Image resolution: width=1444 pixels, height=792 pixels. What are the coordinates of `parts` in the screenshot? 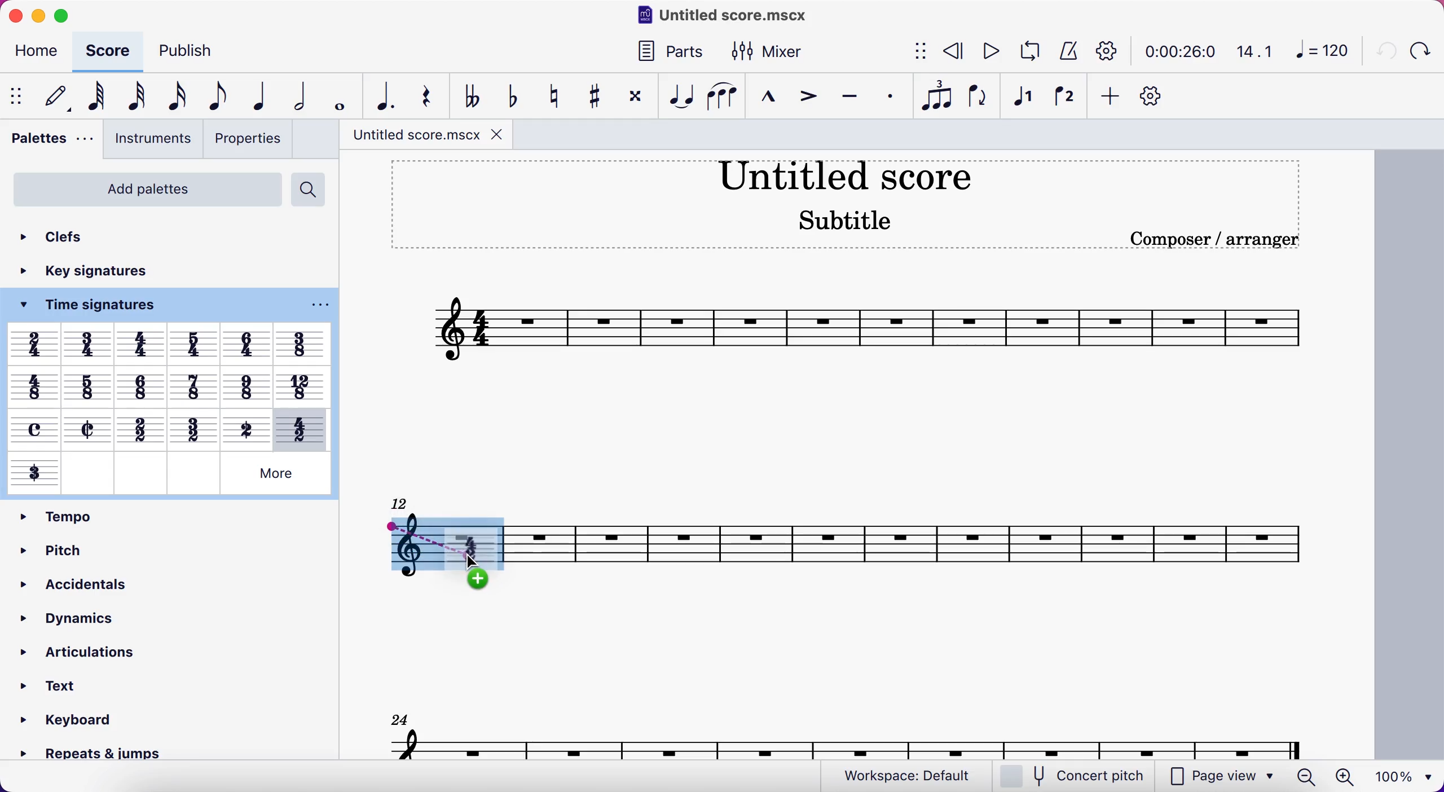 It's located at (667, 51).